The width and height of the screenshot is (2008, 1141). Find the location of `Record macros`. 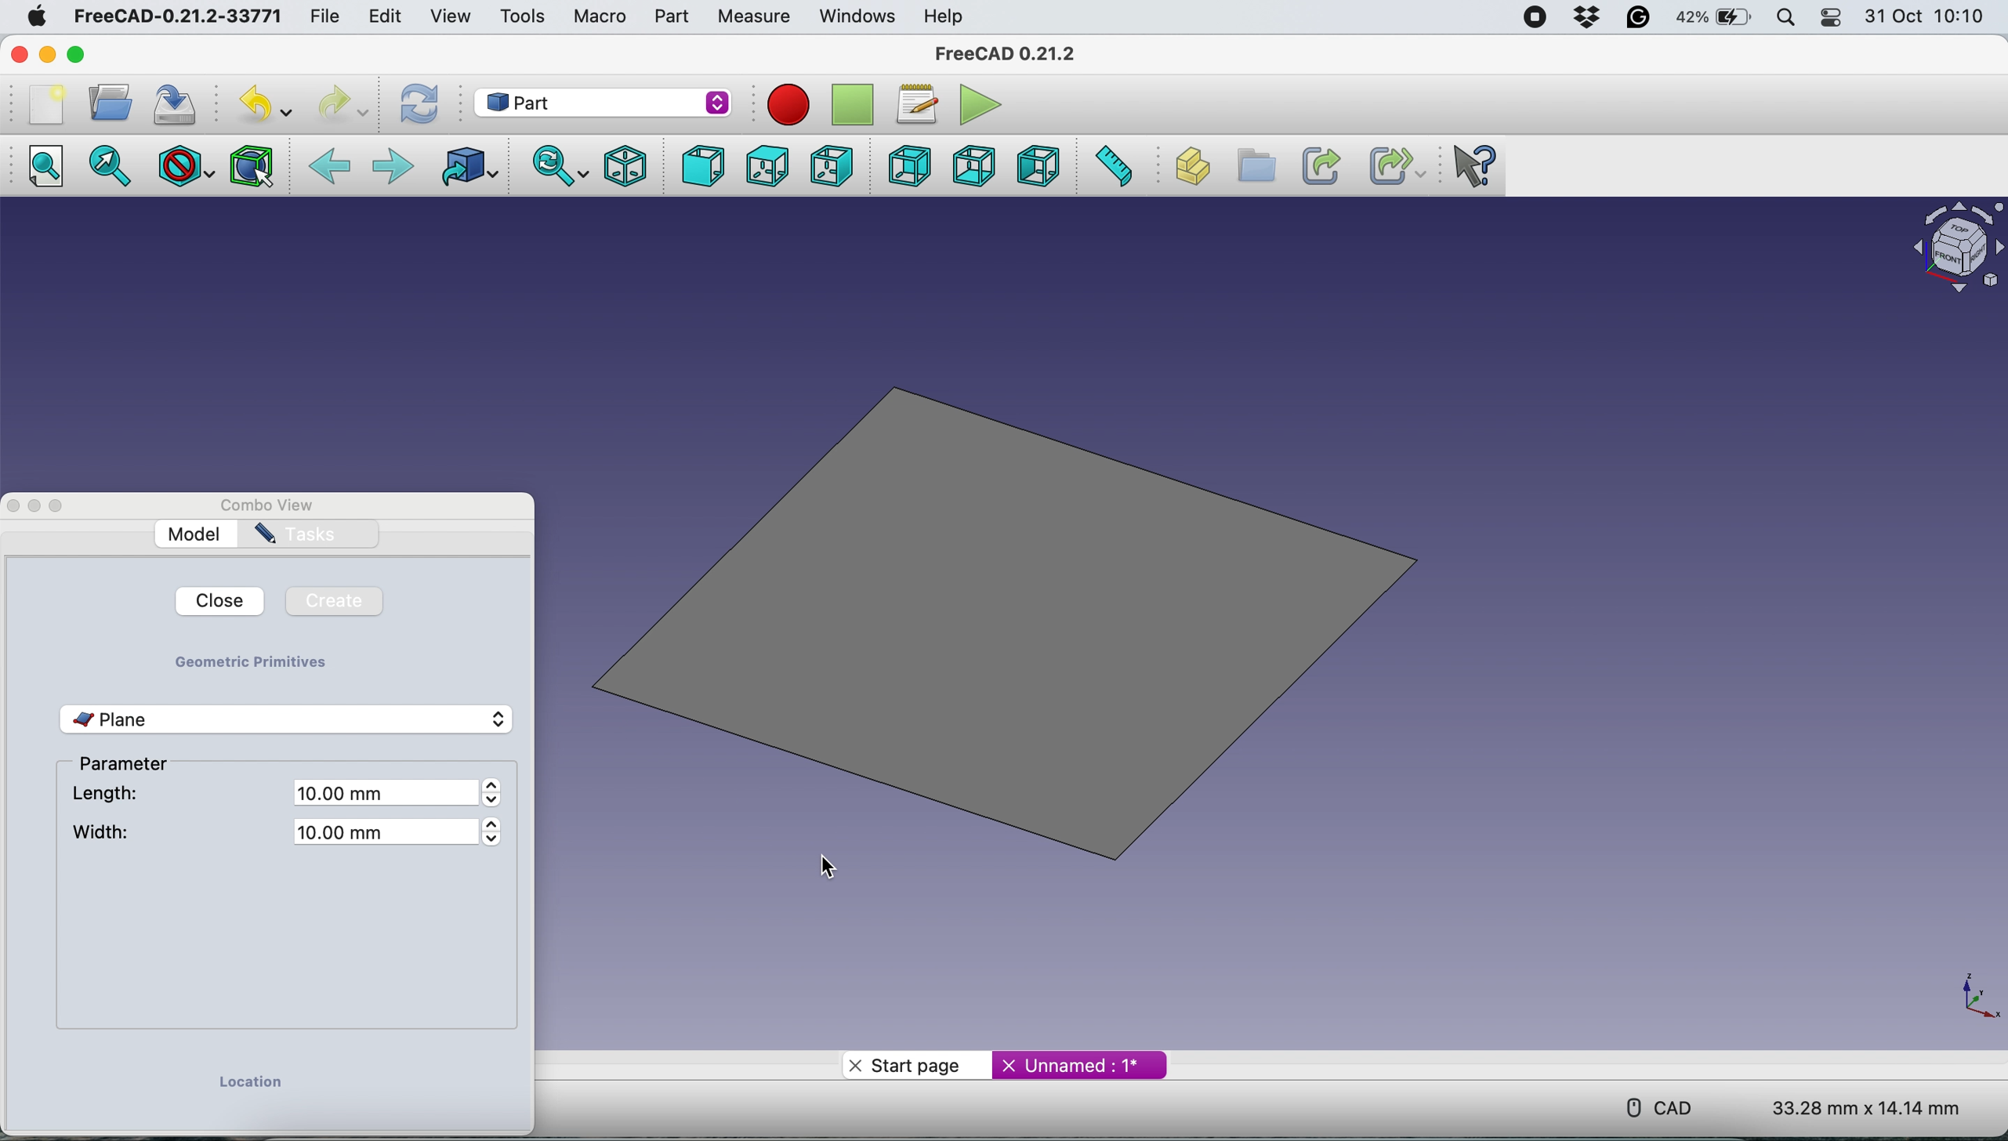

Record macros is located at coordinates (790, 105).